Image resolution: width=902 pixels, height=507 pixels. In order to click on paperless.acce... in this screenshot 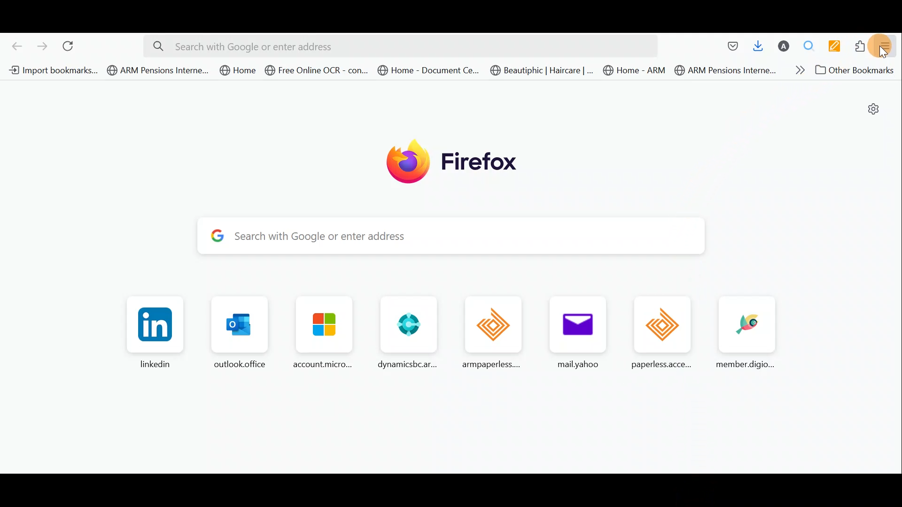, I will do `click(661, 335)`.